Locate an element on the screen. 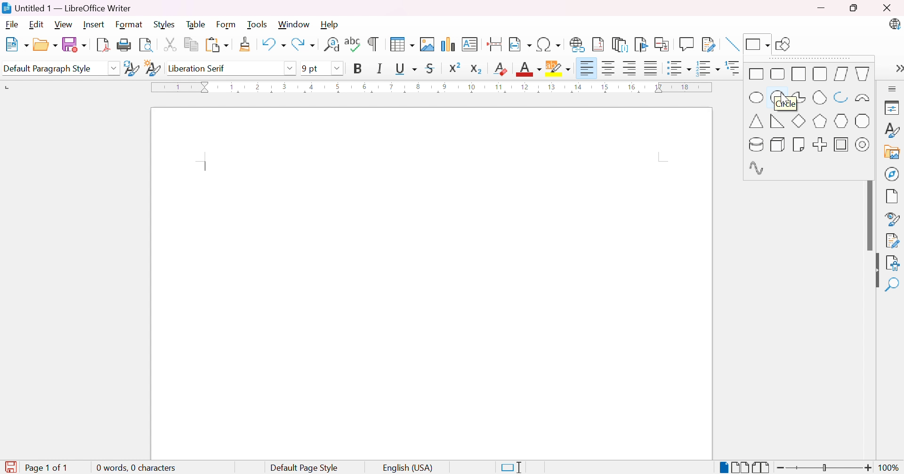 This screenshot has width=904, height=474. Toggle print preview is located at coordinates (147, 45).